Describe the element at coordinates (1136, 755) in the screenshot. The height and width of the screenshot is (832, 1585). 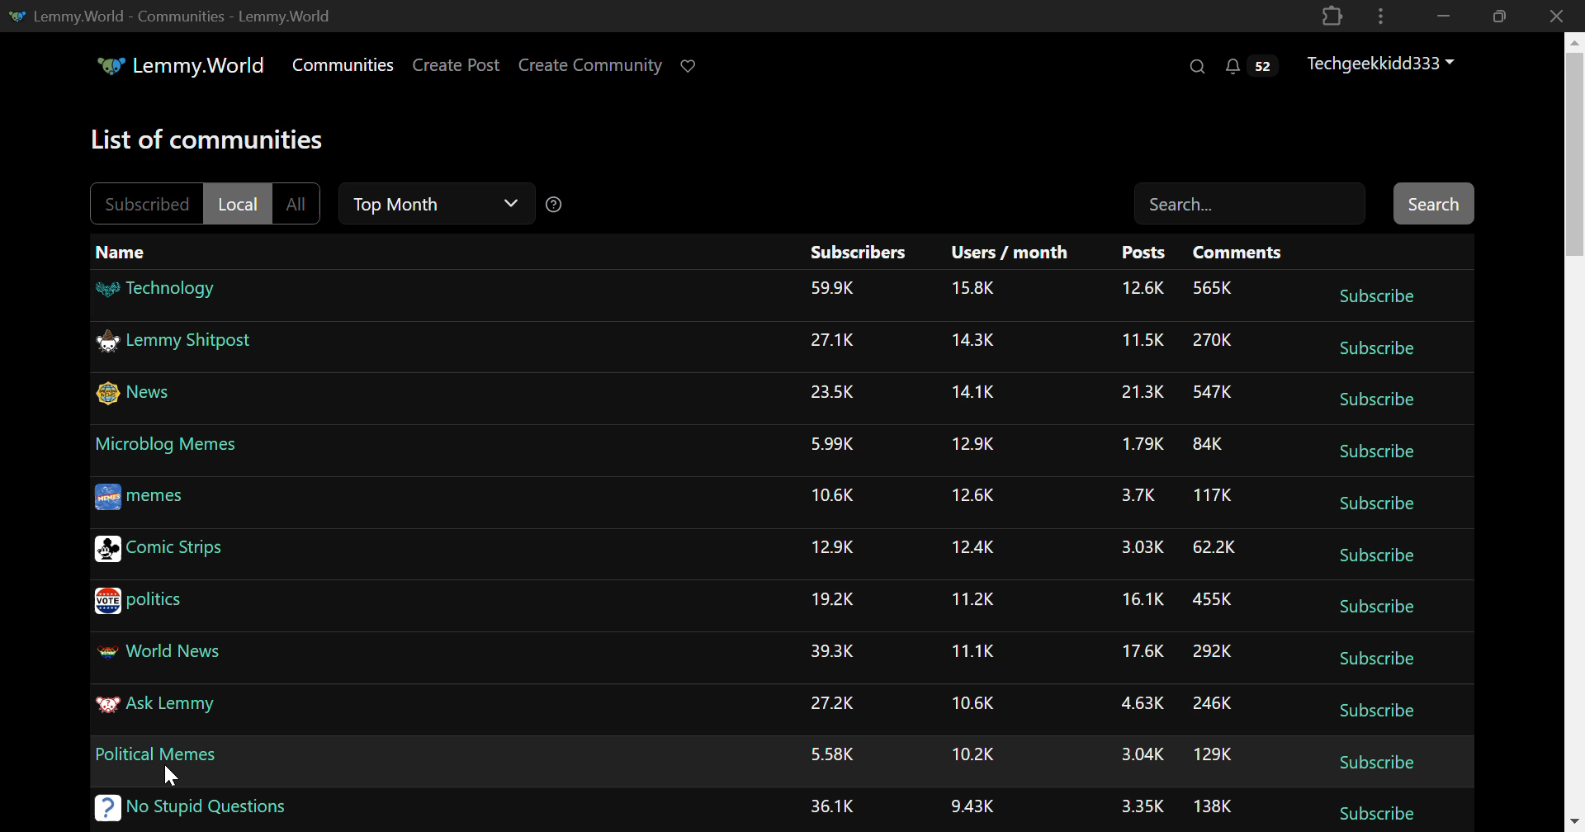
I see `Amount` at that location.